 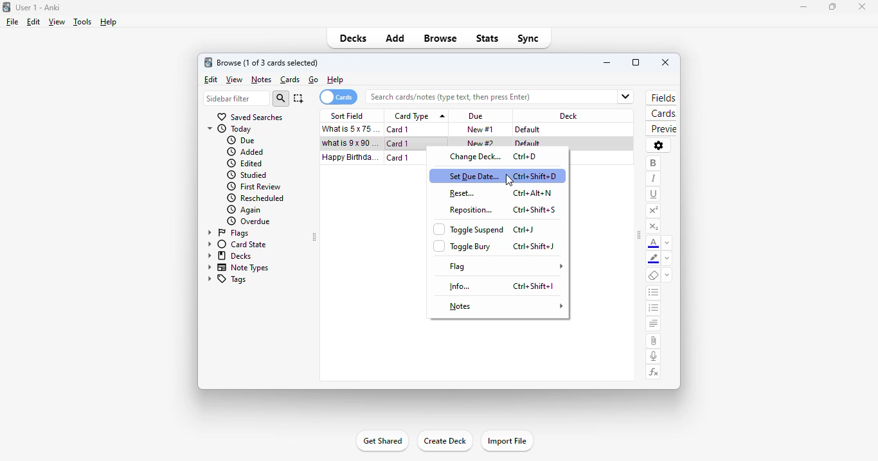 I want to click on text highlighting color, so click(x=653, y=259).